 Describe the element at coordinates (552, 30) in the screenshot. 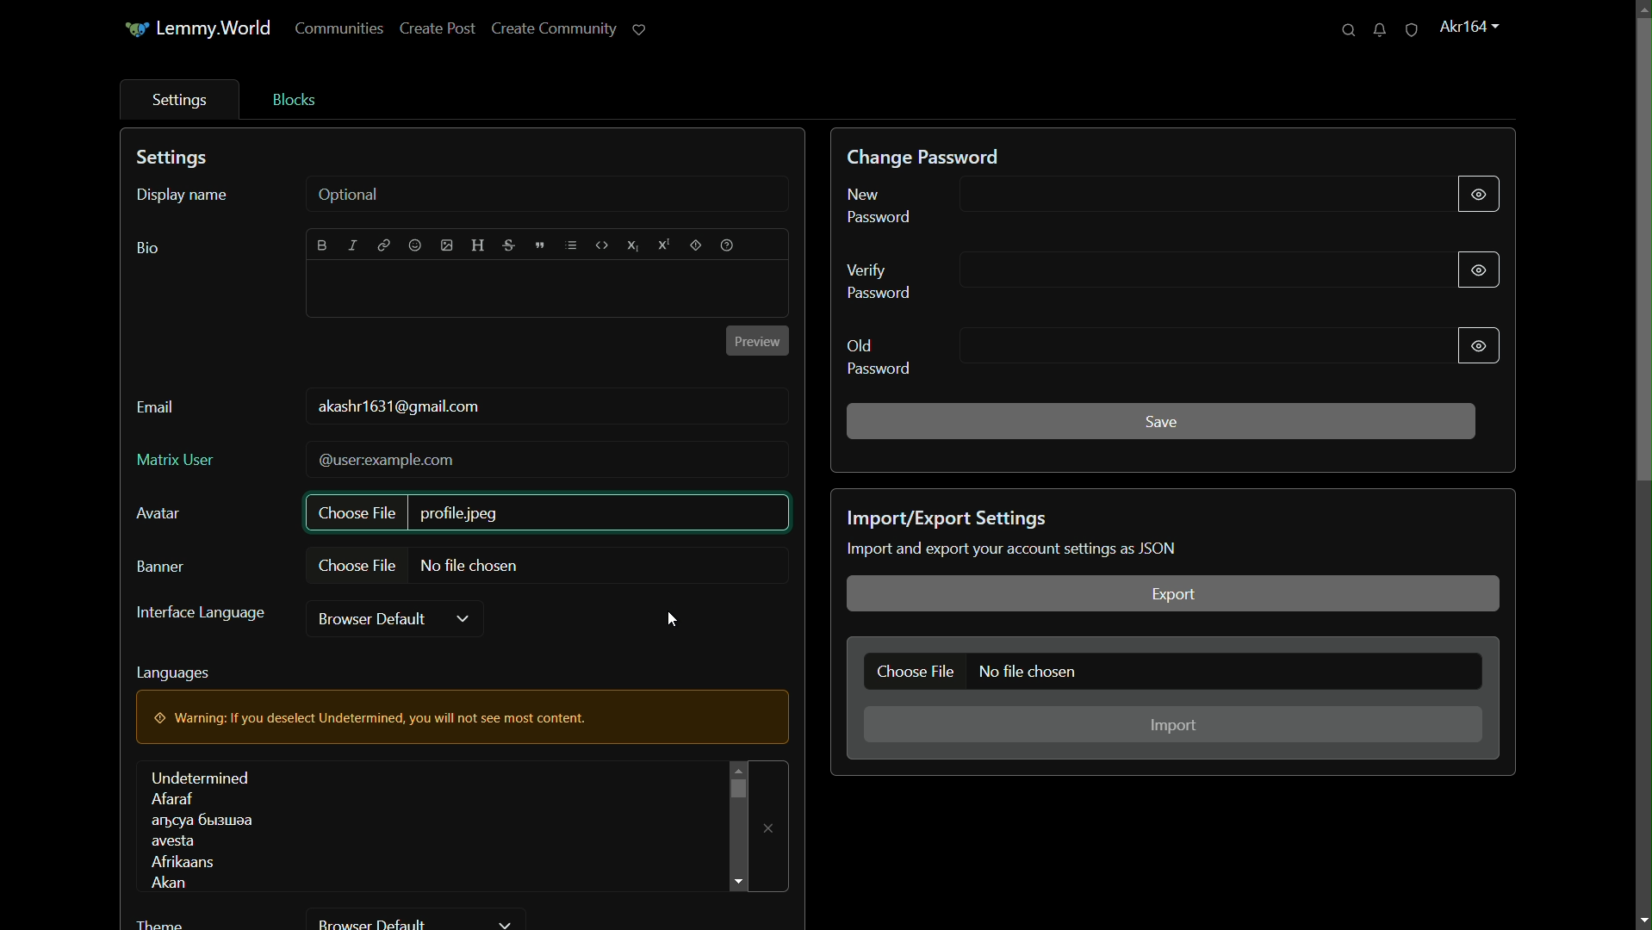

I see `create community` at that location.